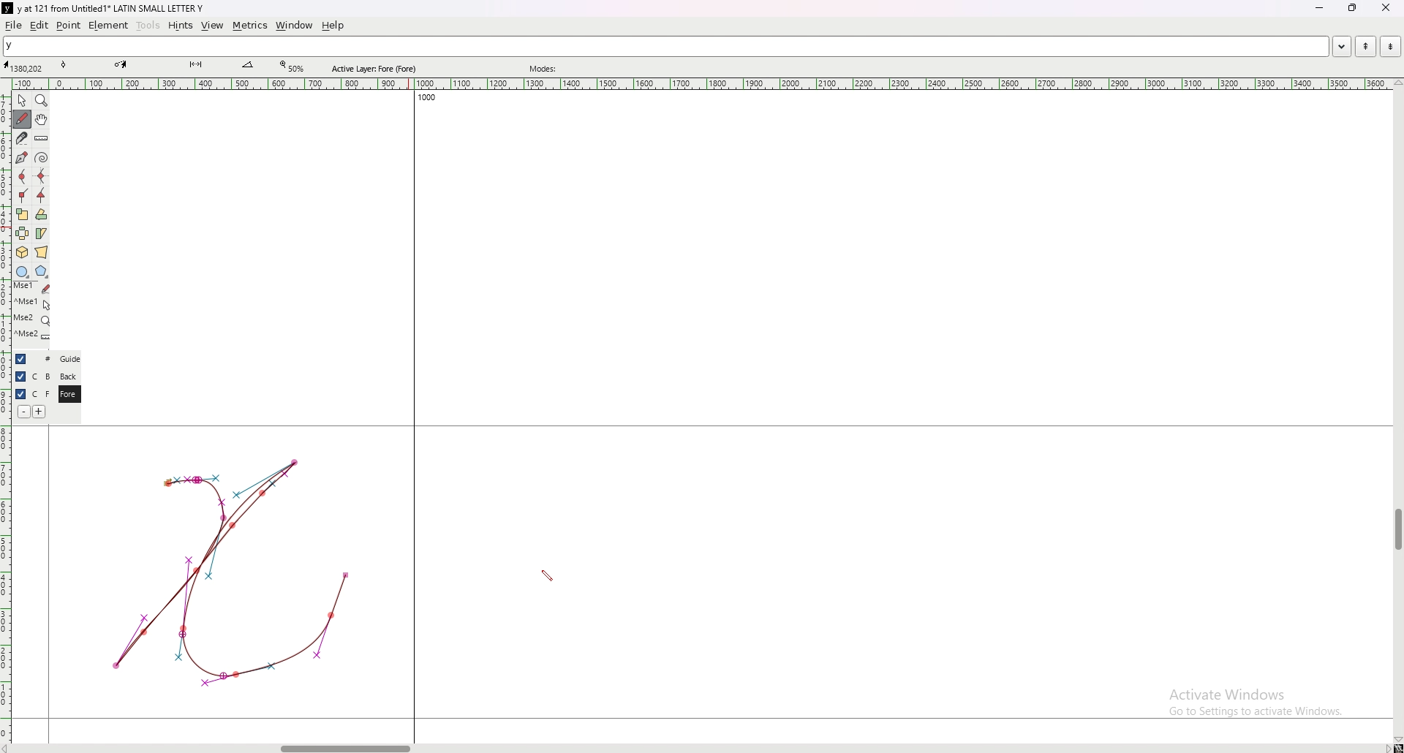  What do you see at coordinates (31, 319) in the screenshot?
I see `mse 2` at bounding box center [31, 319].